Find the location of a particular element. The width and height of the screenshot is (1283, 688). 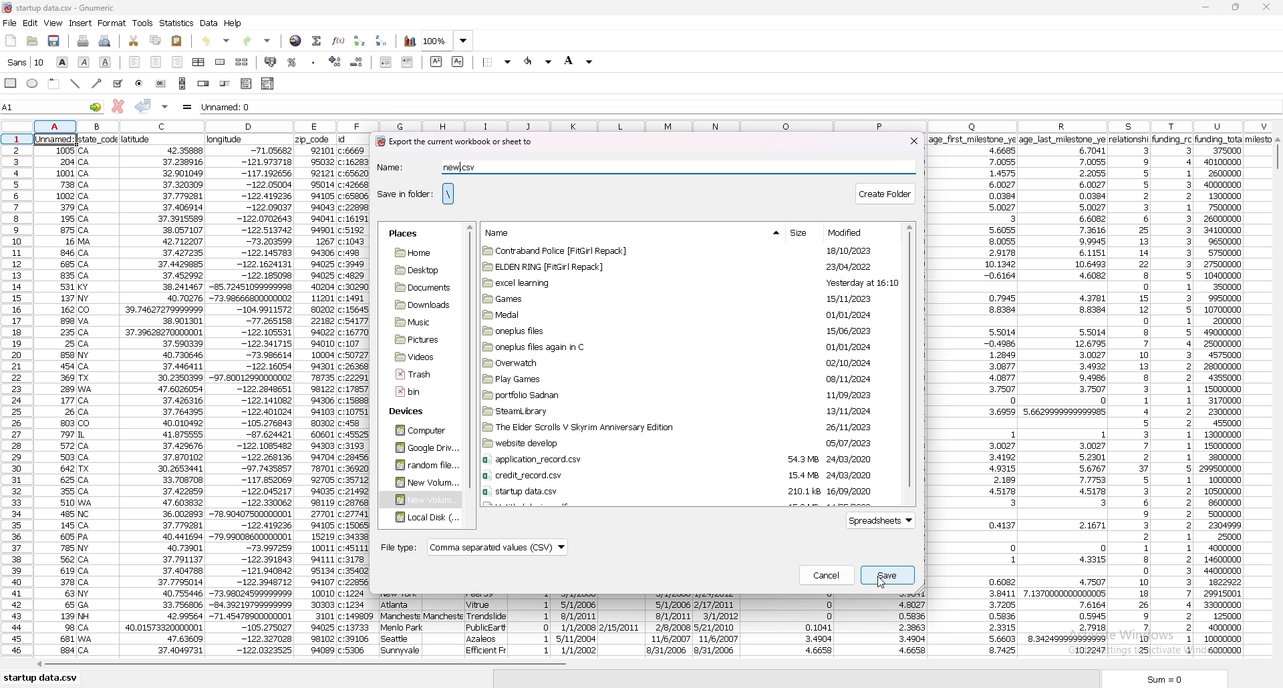

data is located at coordinates (882, 625).